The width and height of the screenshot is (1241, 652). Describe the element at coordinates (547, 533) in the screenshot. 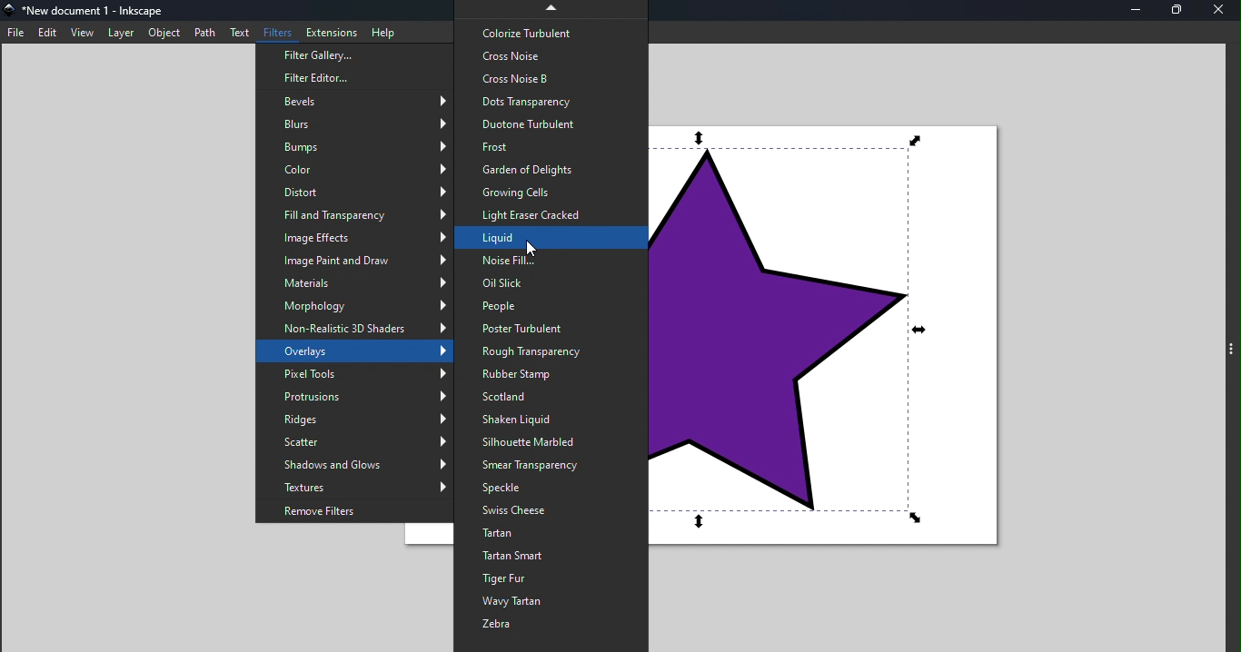

I see `Tartan` at that location.